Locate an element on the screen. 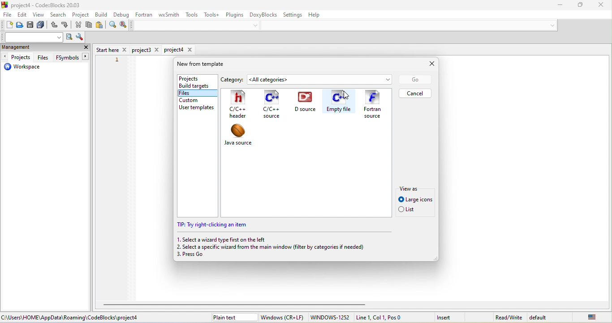 The height and width of the screenshot is (323, 612). close is located at coordinates (86, 48).